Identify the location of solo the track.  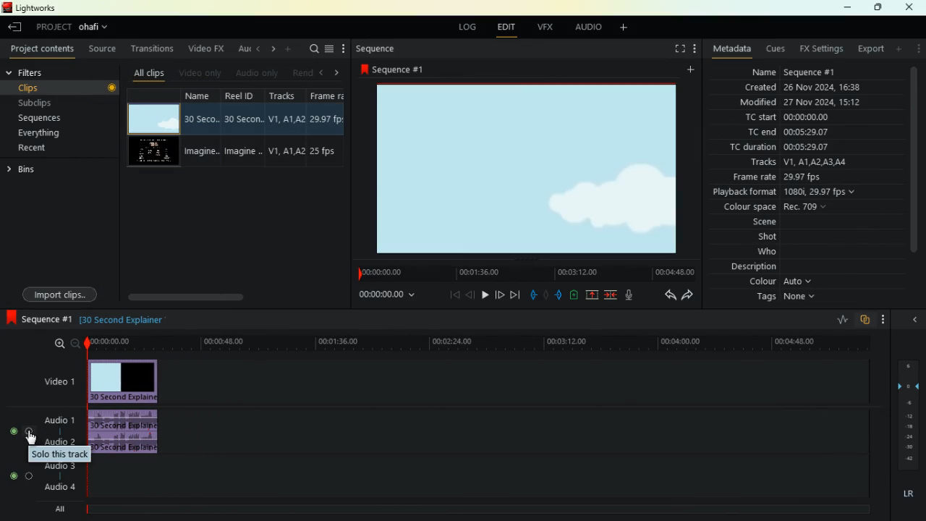
(59, 454).